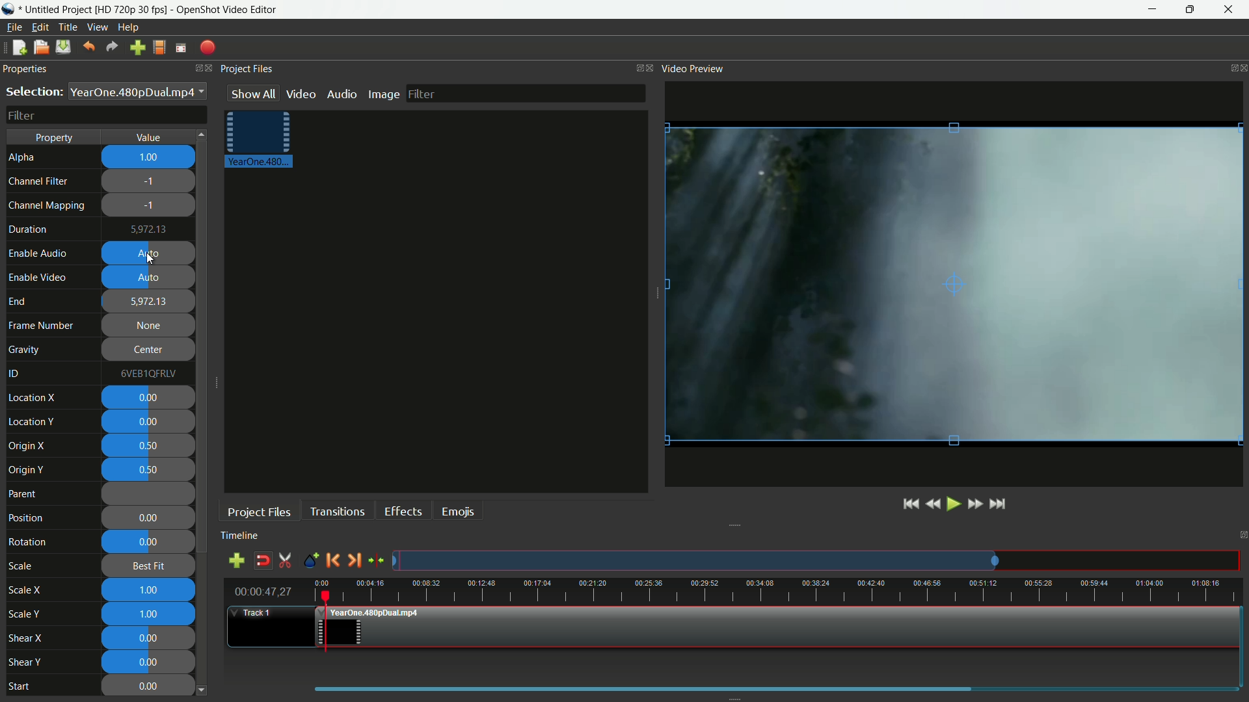  I want to click on new file, so click(20, 47).